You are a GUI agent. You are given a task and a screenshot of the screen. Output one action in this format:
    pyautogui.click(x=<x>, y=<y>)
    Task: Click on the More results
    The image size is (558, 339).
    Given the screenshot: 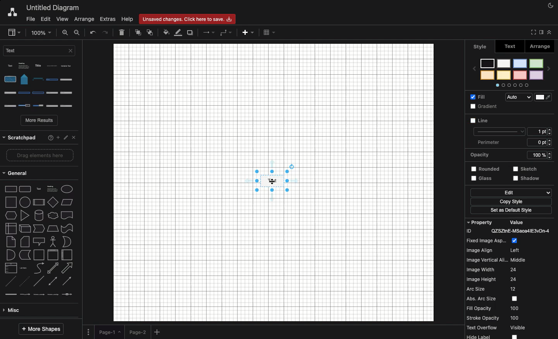 What is the action you would take?
    pyautogui.click(x=40, y=121)
    